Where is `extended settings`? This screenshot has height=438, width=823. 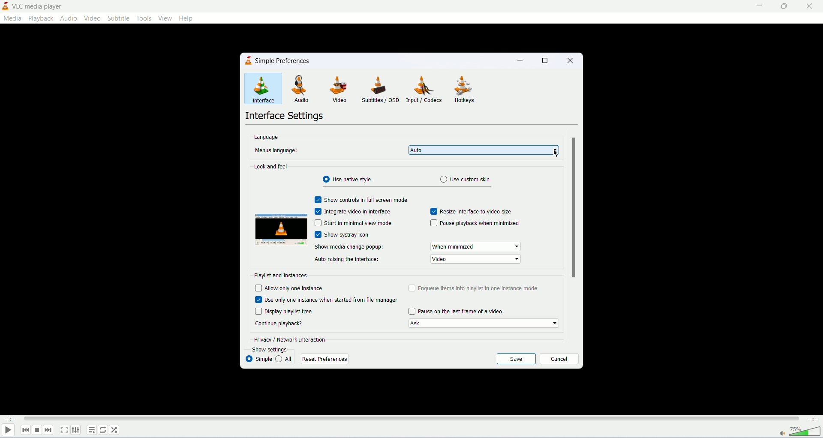 extended settings is located at coordinates (76, 429).